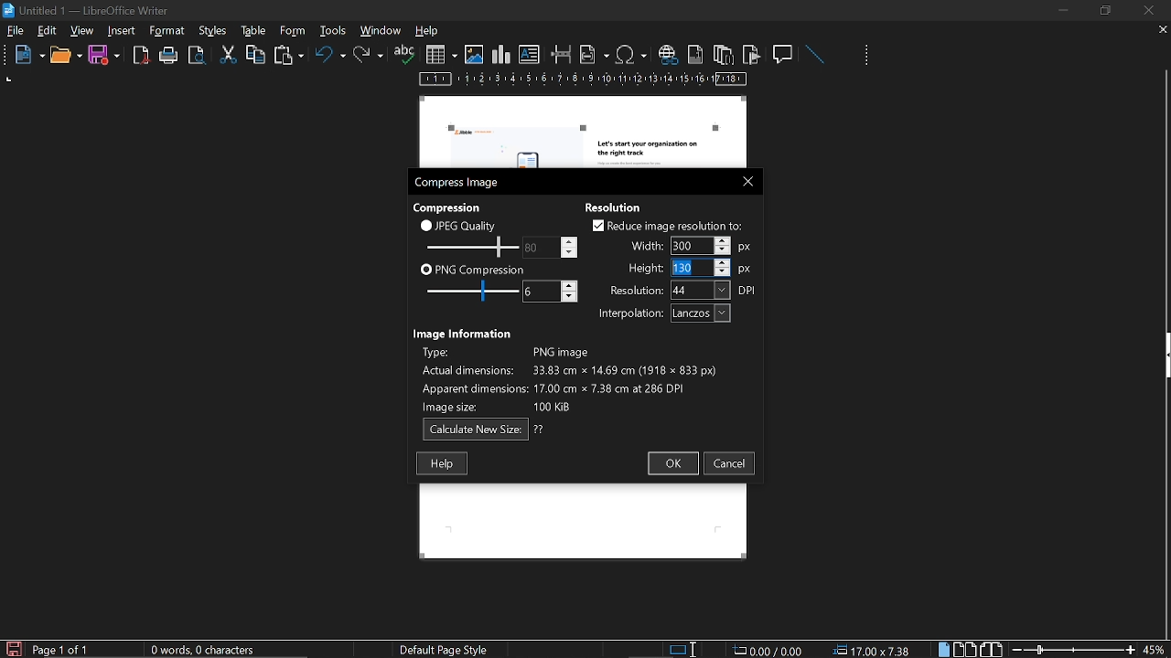 This screenshot has height=658, width=1171. Describe the element at coordinates (501, 55) in the screenshot. I see `insert chart` at that location.